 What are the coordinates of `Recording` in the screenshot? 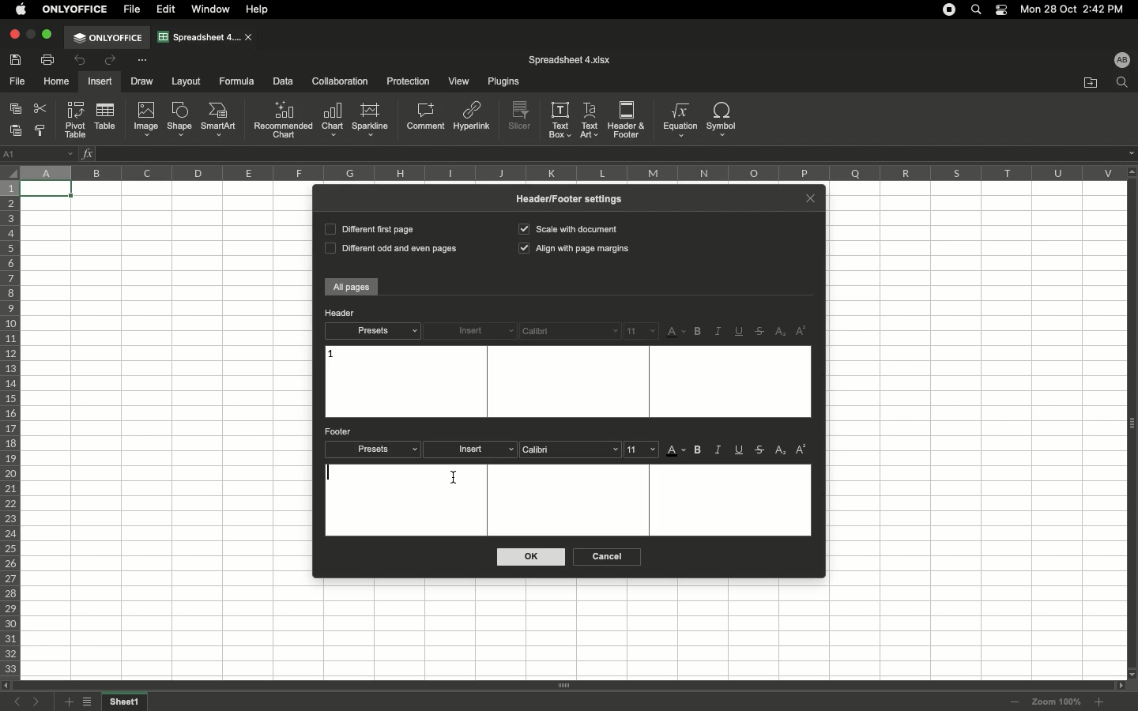 It's located at (949, 9).